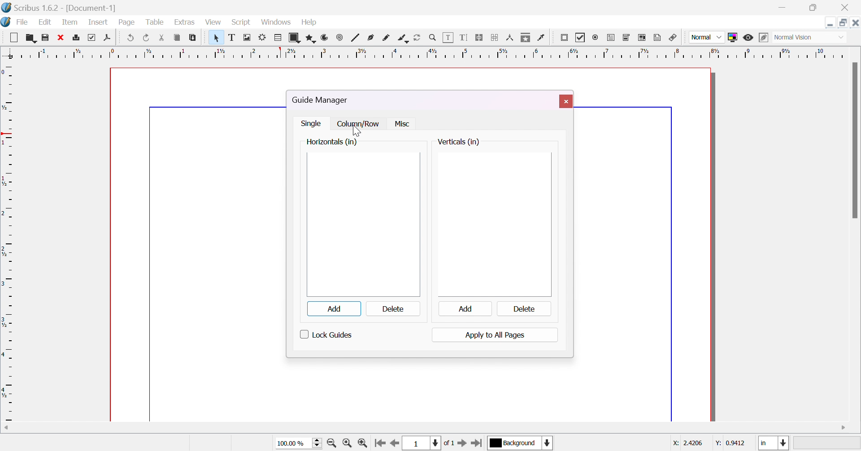 This screenshot has width=861, height=451. What do you see at coordinates (30, 37) in the screenshot?
I see `open` at bounding box center [30, 37].